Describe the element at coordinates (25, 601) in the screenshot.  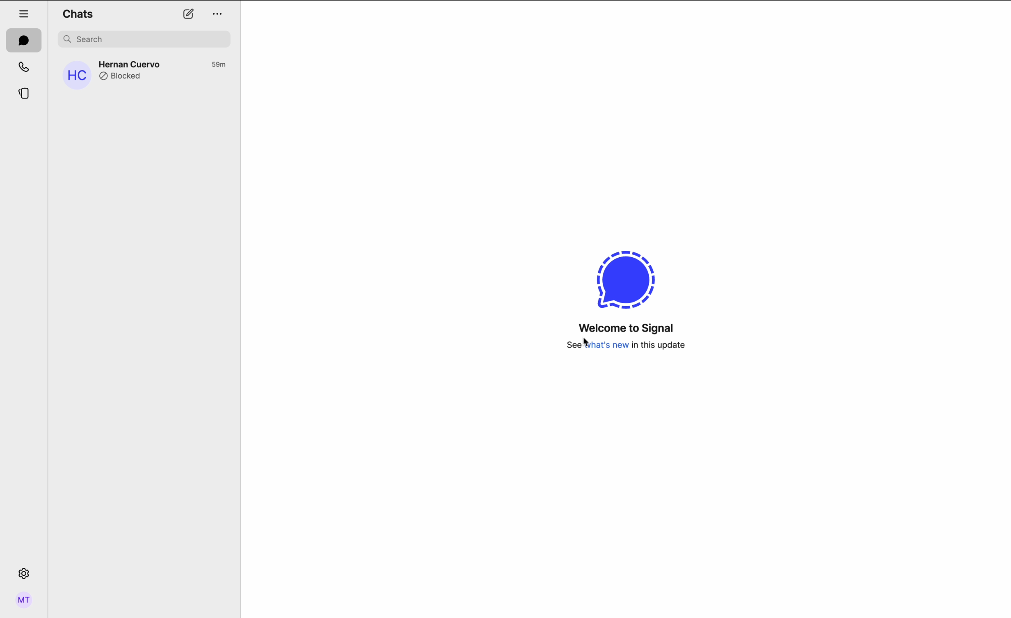
I see `profile` at that location.